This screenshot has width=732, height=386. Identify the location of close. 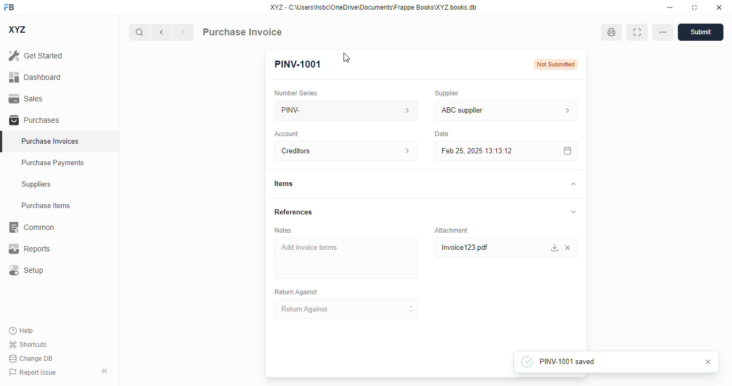
(719, 7).